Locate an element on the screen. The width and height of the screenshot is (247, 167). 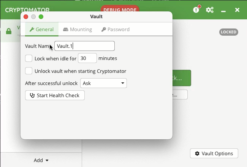
close is located at coordinates (25, 17).